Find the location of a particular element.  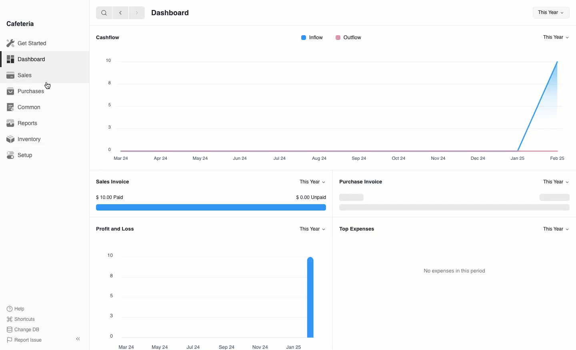

Jan25 is located at coordinates (514, 158).